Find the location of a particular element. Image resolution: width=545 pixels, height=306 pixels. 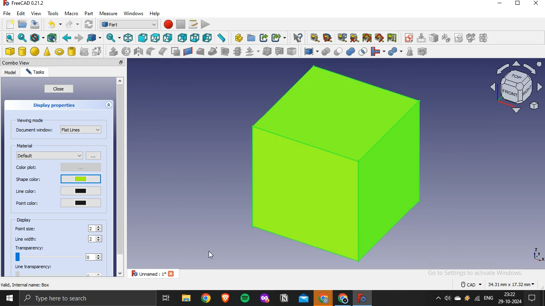

task view is located at coordinates (167, 298).